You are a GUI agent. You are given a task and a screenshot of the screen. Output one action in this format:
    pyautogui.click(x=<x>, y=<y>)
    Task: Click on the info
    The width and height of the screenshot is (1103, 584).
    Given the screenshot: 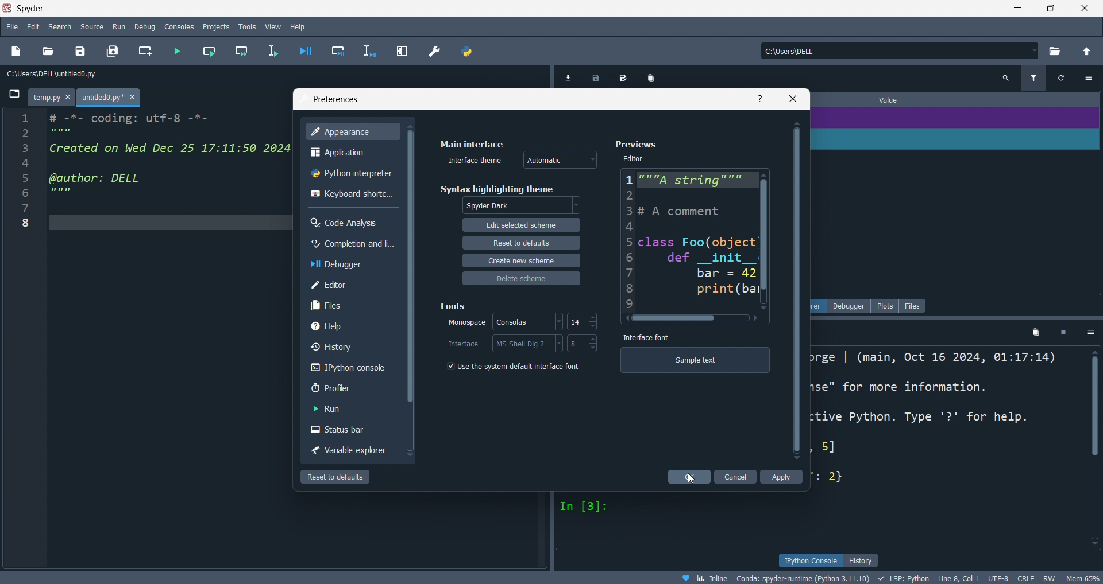 What is the action you would take?
    pyautogui.click(x=759, y=99)
    